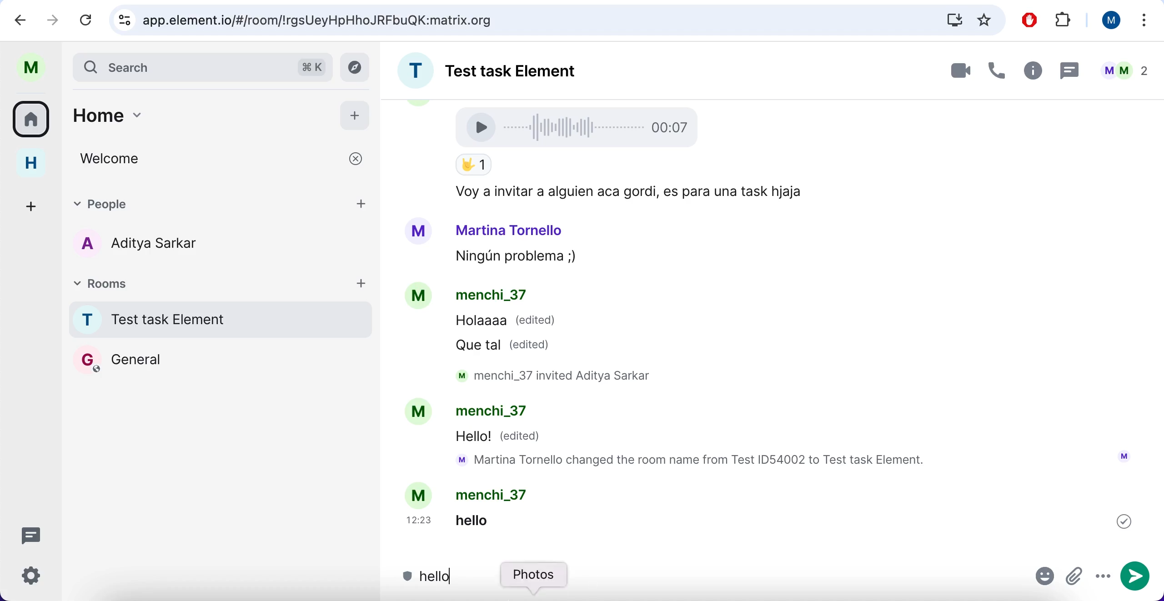  I want to click on menchi_37, so click(496, 495).